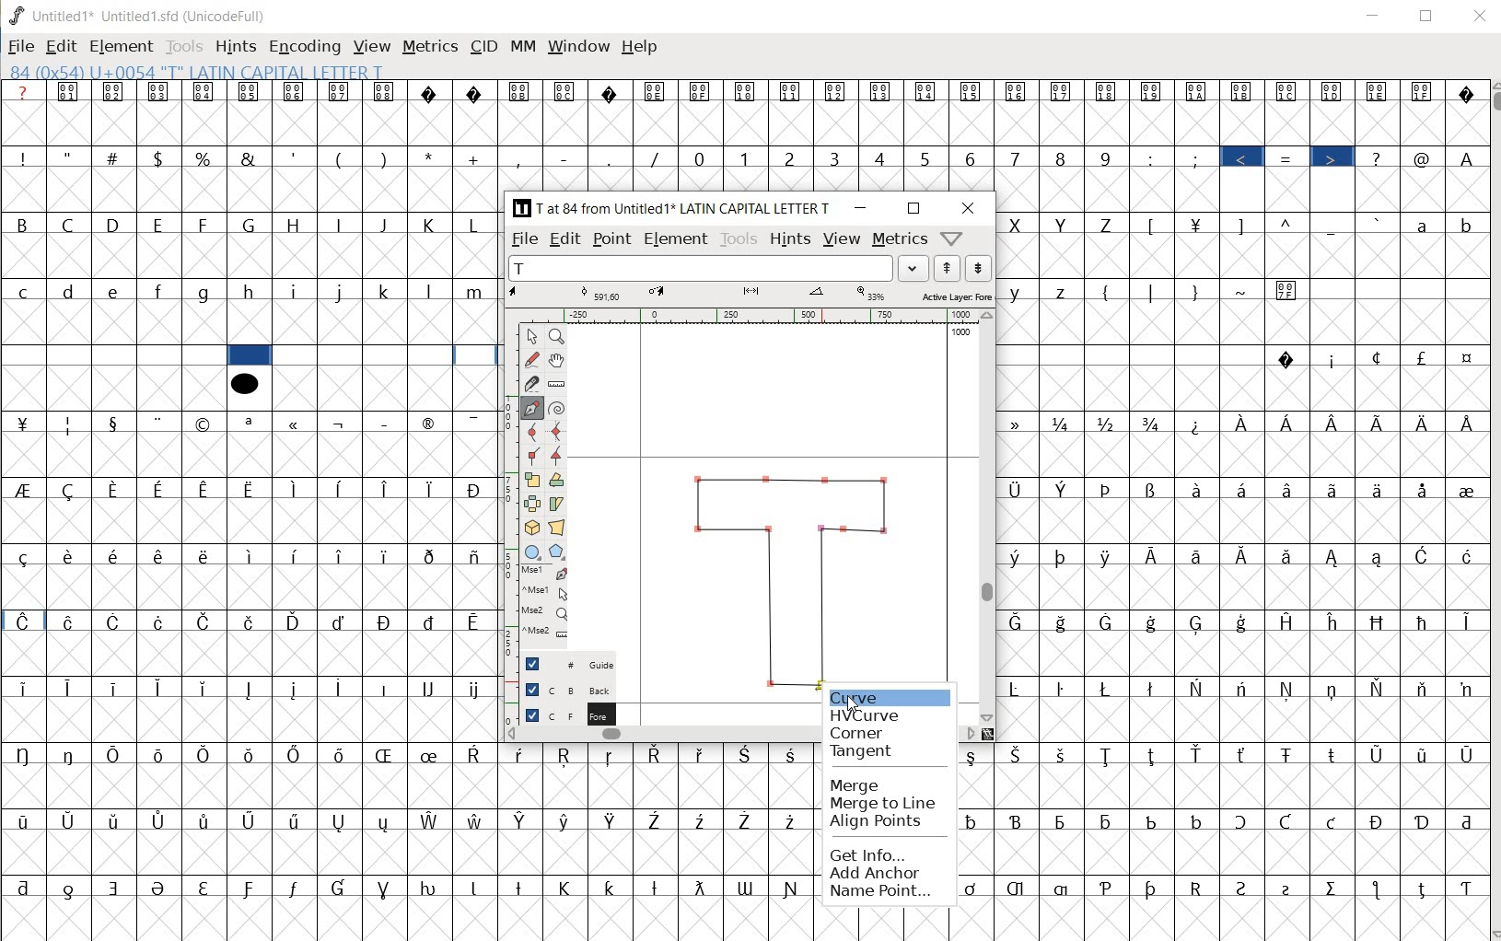 The image size is (1501, 941). What do you see at coordinates (24, 888) in the screenshot?
I see `Symbol` at bounding box center [24, 888].